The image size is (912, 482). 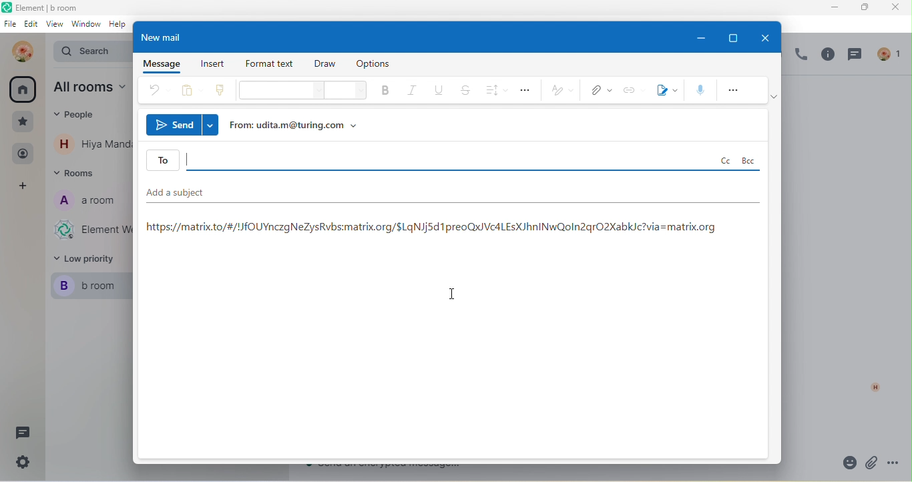 What do you see at coordinates (85, 27) in the screenshot?
I see `window` at bounding box center [85, 27].